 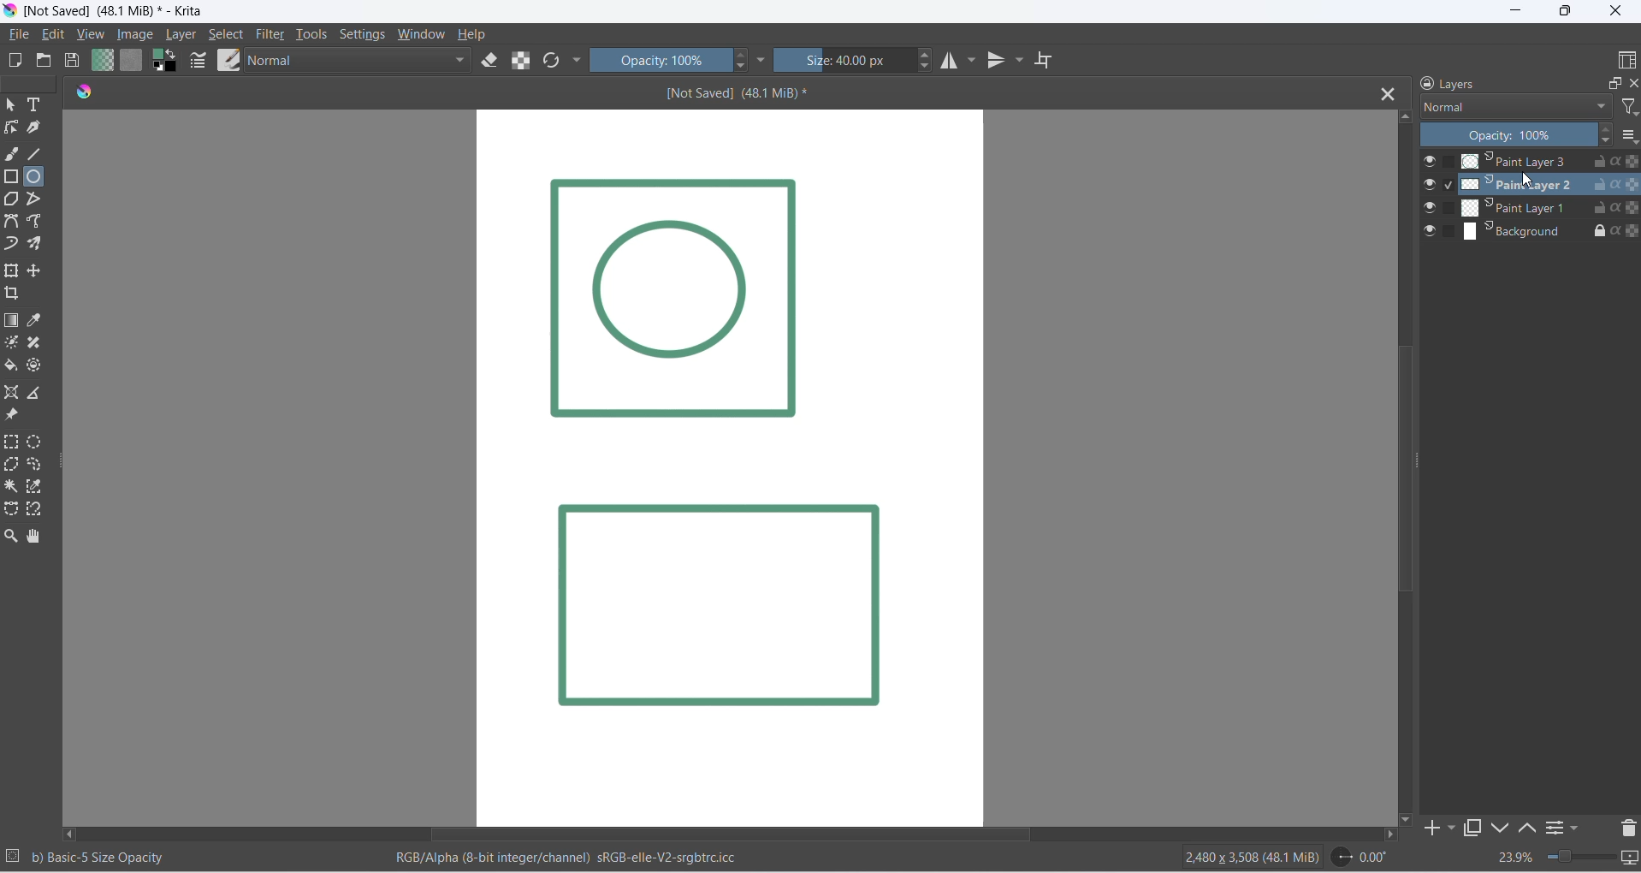 What do you see at coordinates (1359, 858) in the screenshot?
I see `0.00` at bounding box center [1359, 858].